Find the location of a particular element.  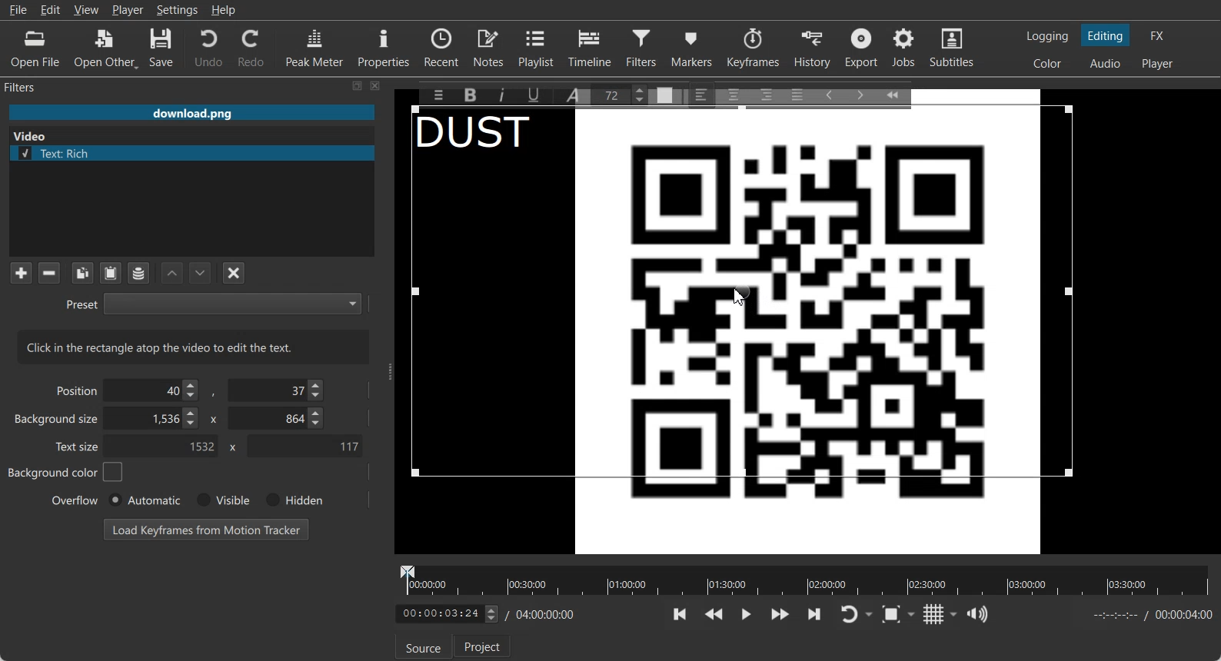

Text size is located at coordinates (78, 446).